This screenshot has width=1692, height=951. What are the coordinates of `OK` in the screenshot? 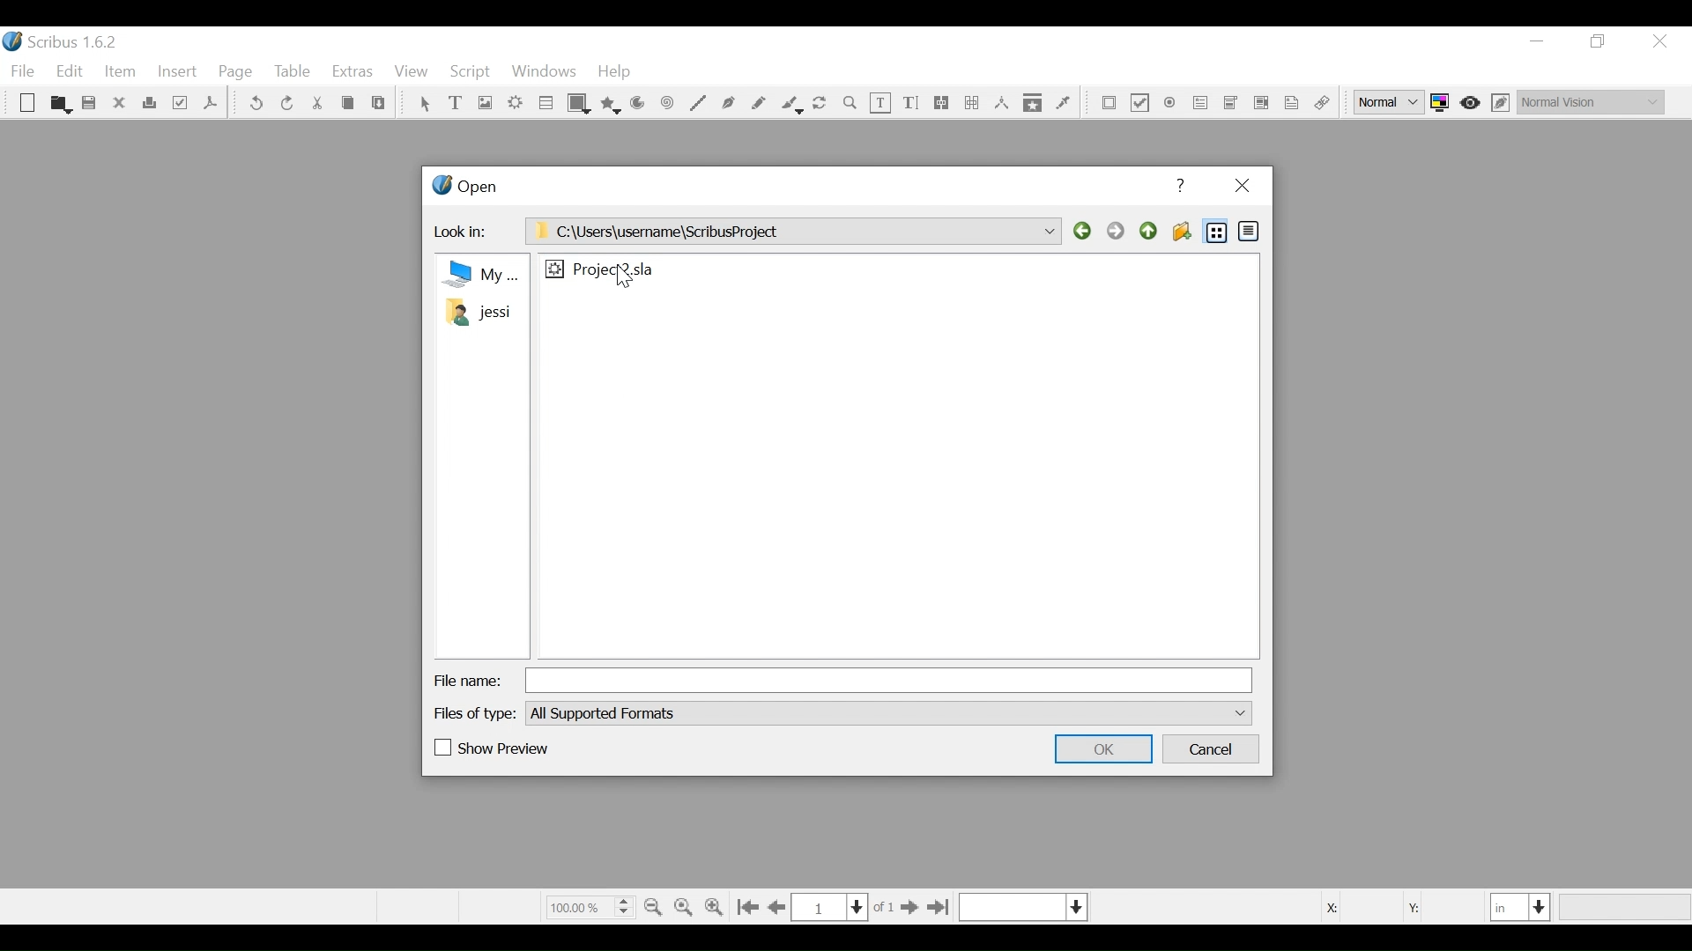 It's located at (1101, 748).